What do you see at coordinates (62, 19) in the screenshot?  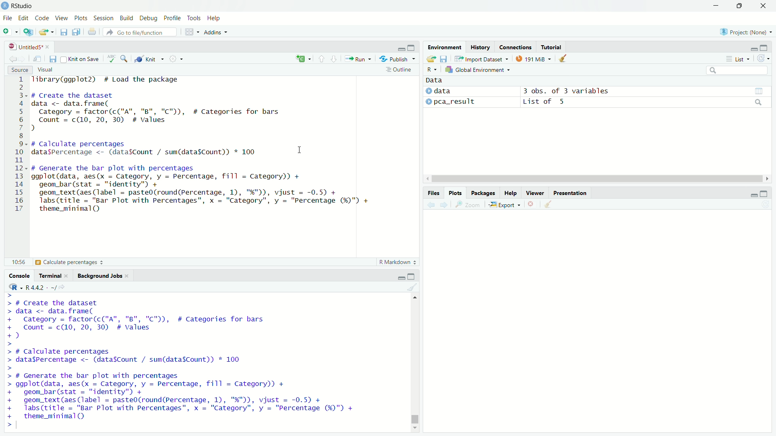 I see `View` at bounding box center [62, 19].